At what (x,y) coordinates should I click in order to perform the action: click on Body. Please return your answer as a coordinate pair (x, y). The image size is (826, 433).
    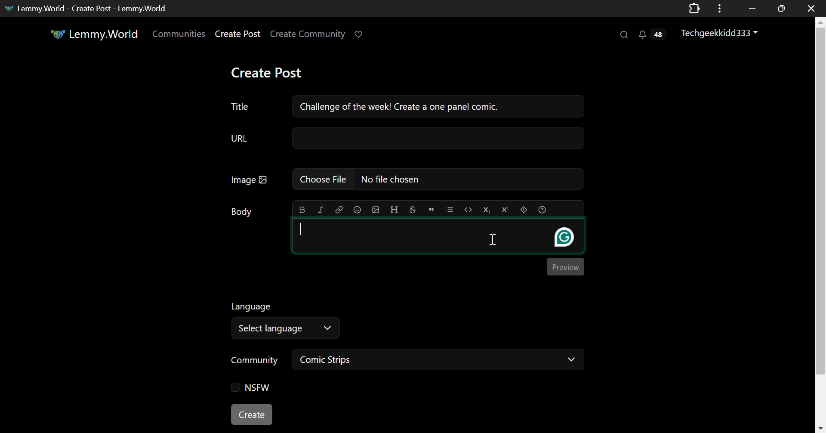
    Looking at the image, I should click on (242, 212).